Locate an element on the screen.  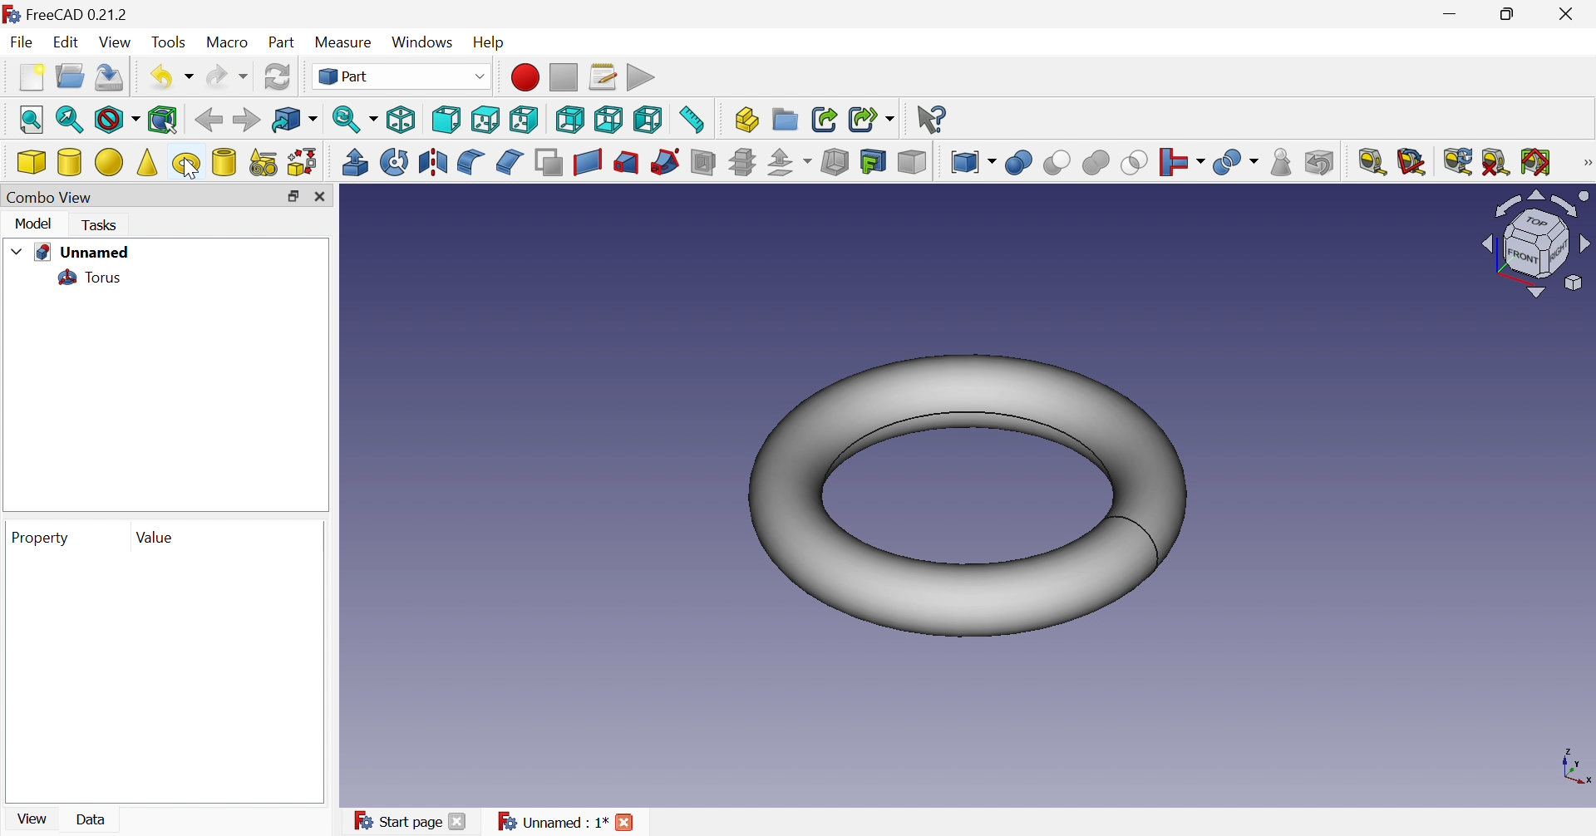
Section is located at coordinates (702, 160).